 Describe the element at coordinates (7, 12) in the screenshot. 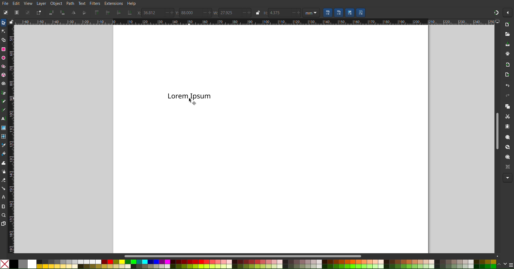

I see `Select object` at that location.